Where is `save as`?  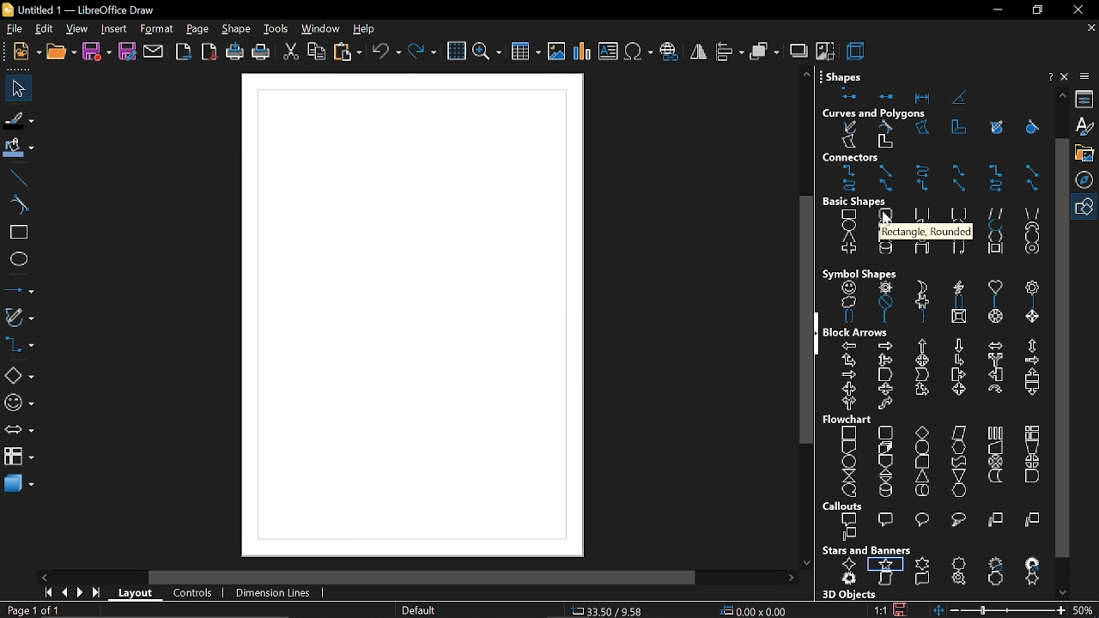
save as is located at coordinates (128, 52).